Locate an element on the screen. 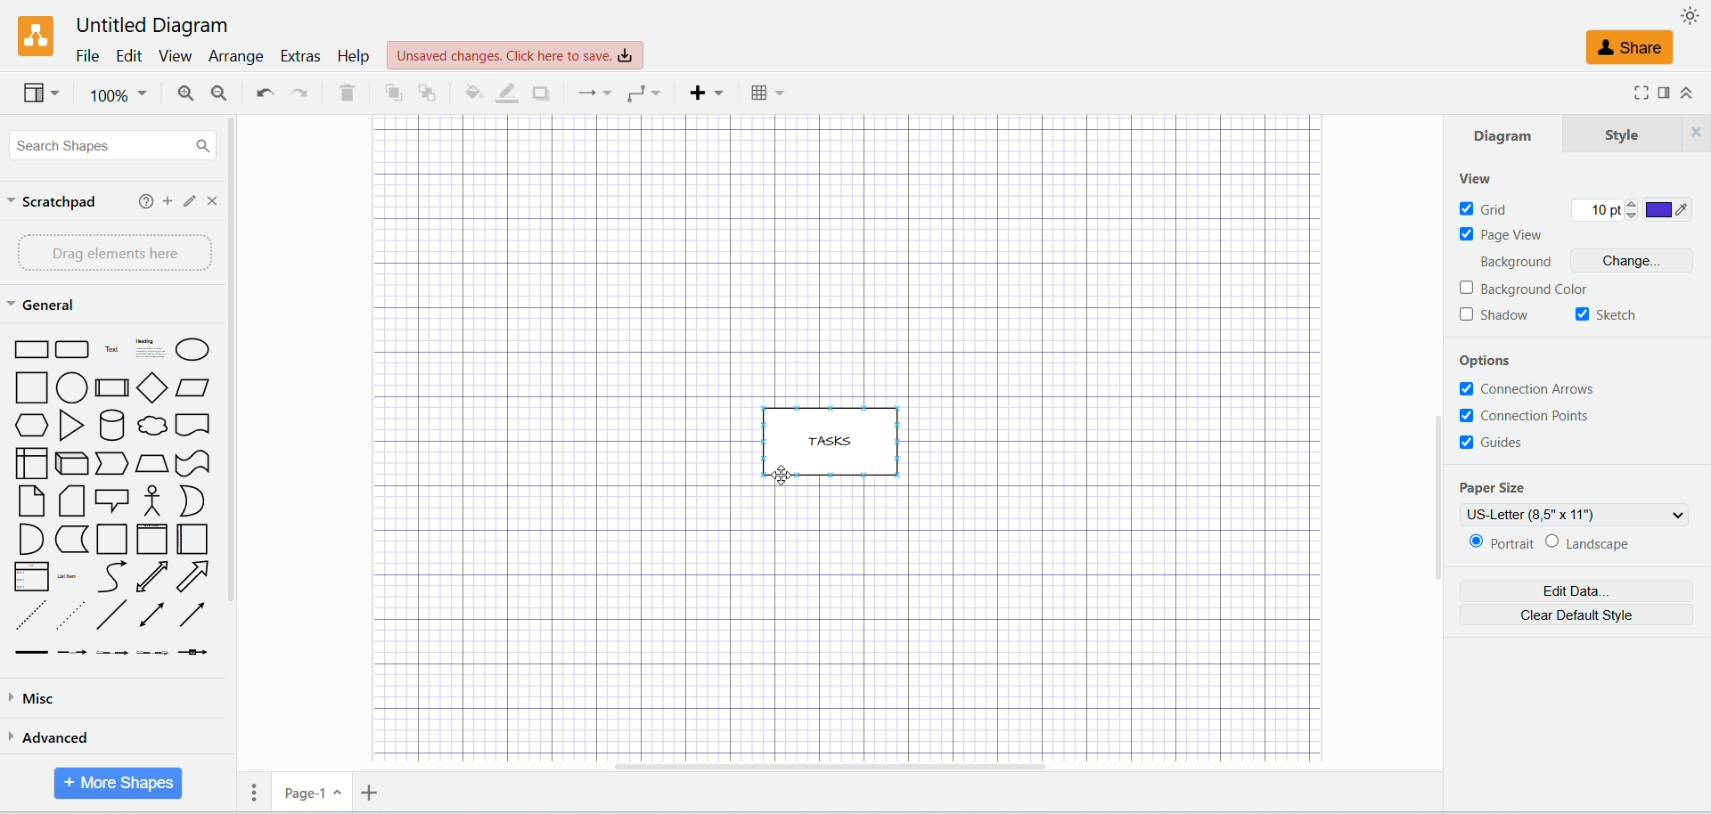 This screenshot has height=814, width=1711. to front is located at coordinates (389, 91).